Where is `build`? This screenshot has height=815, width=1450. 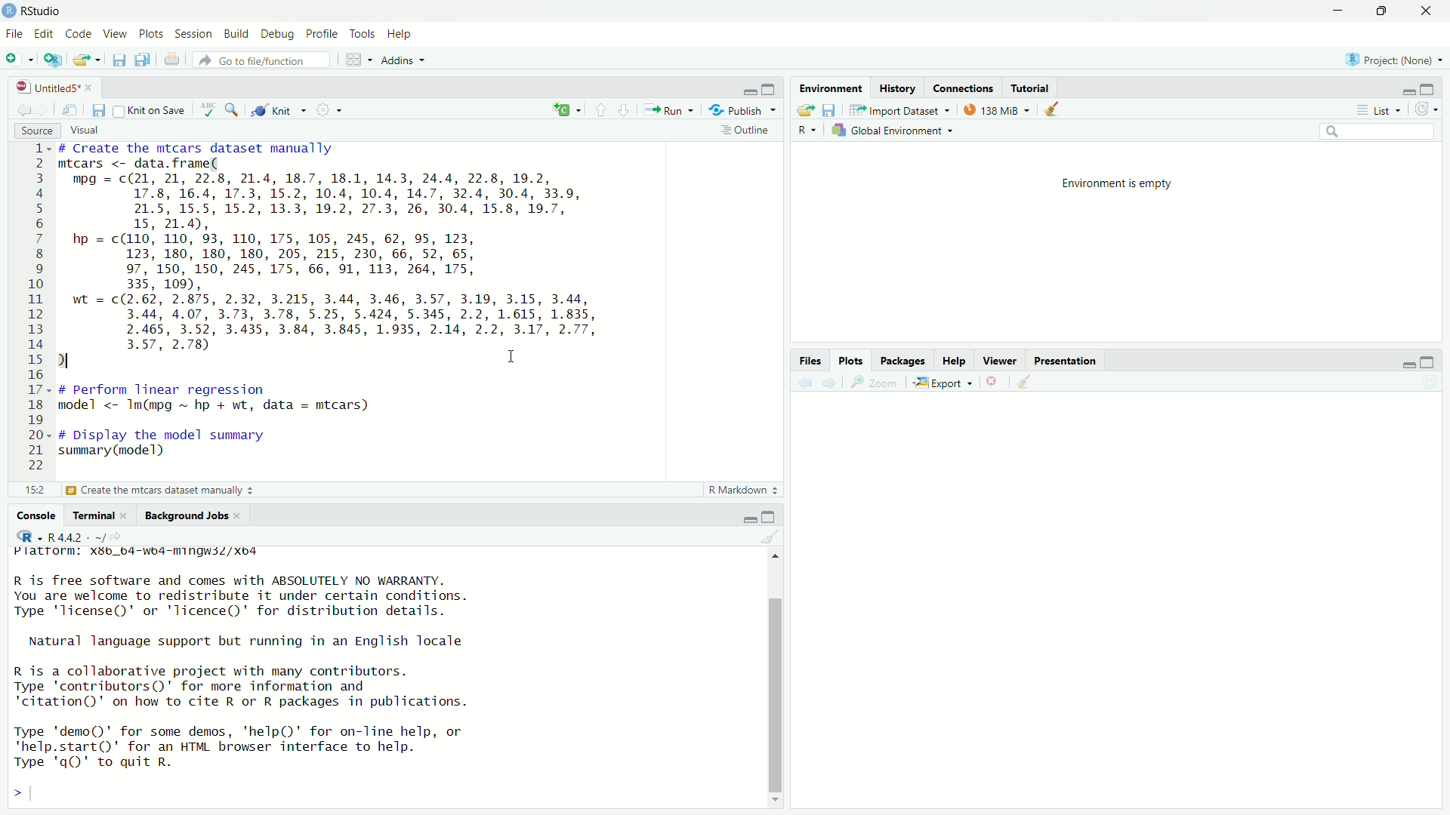 build is located at coordinates (235, 34).